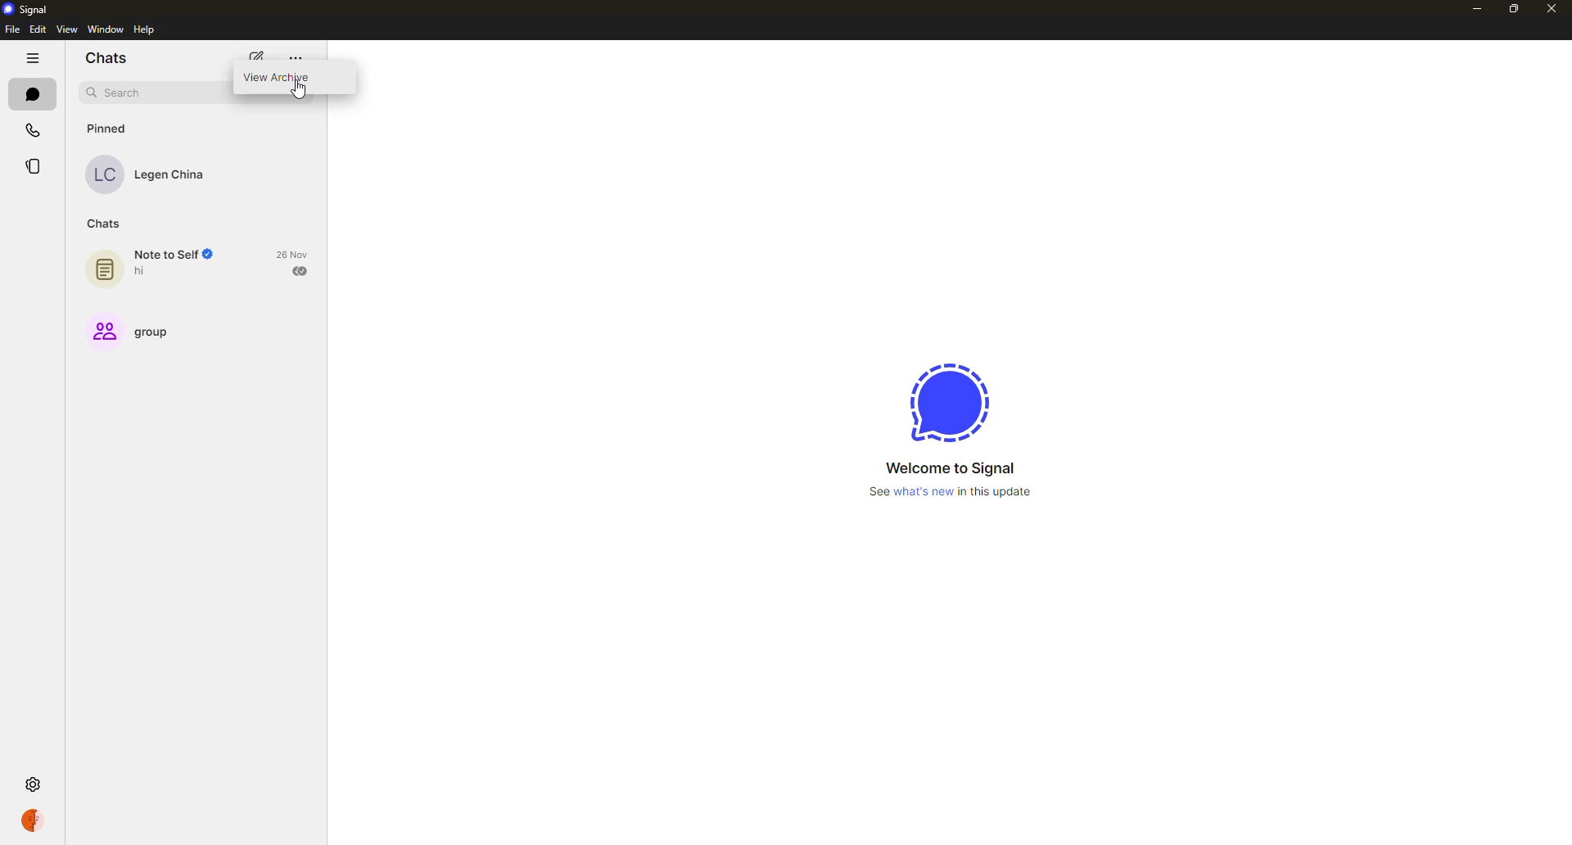  Describe the element at coordinates (118, 93) in the screenshot. I see `search` at that location.